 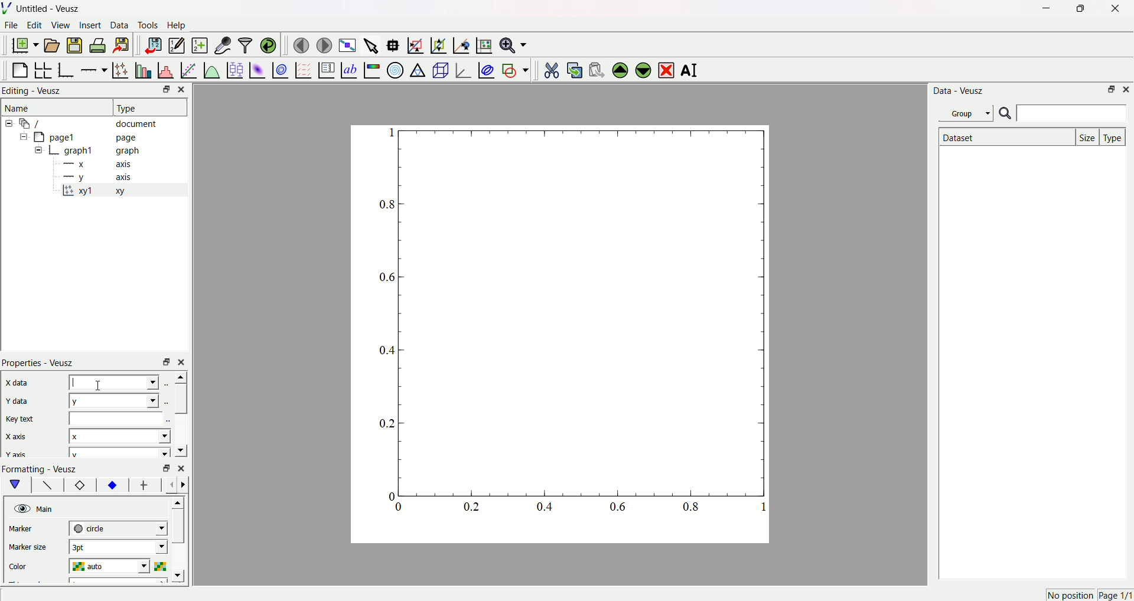 I want to click on Marker, so click(x=31, y=530).